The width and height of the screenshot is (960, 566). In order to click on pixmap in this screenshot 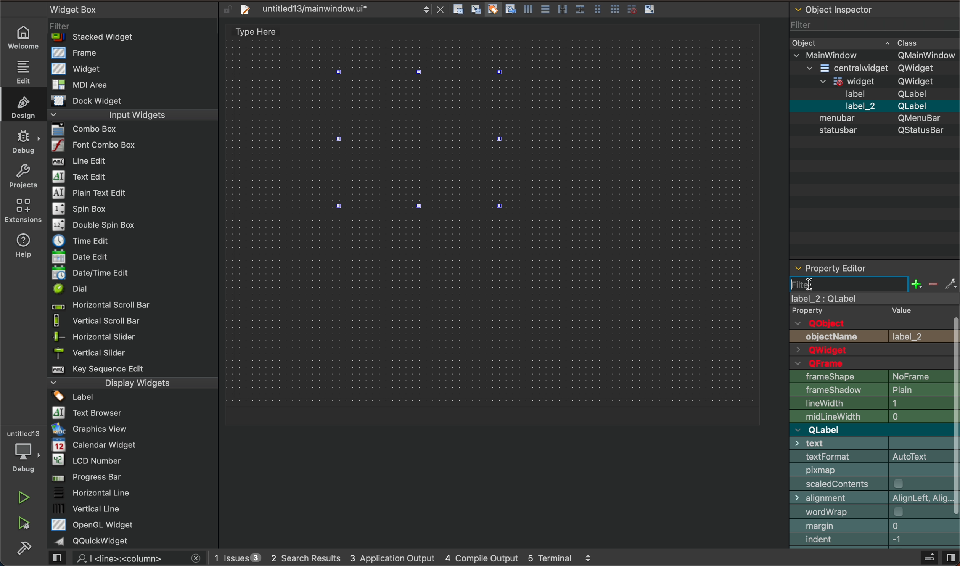, I will do `click(875, 471)`.